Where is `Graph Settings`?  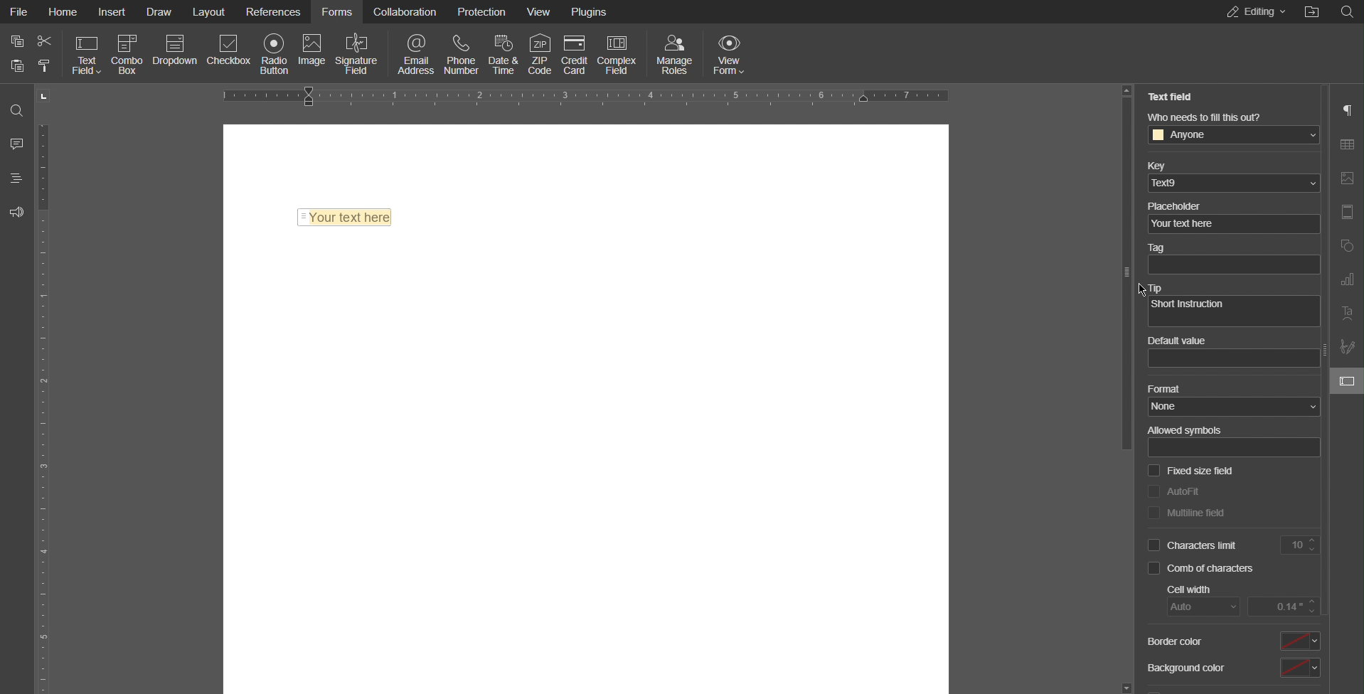 Graph Settings is located at coordinates (1346, 278).